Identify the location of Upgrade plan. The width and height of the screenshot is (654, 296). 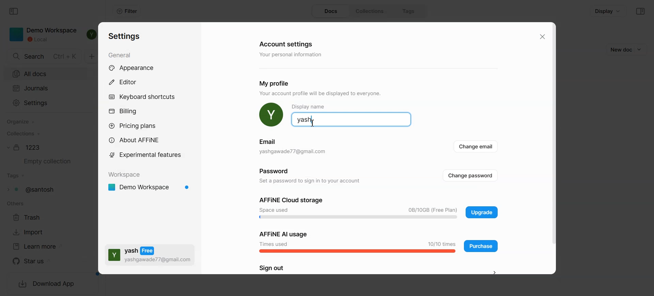
(481, 212).